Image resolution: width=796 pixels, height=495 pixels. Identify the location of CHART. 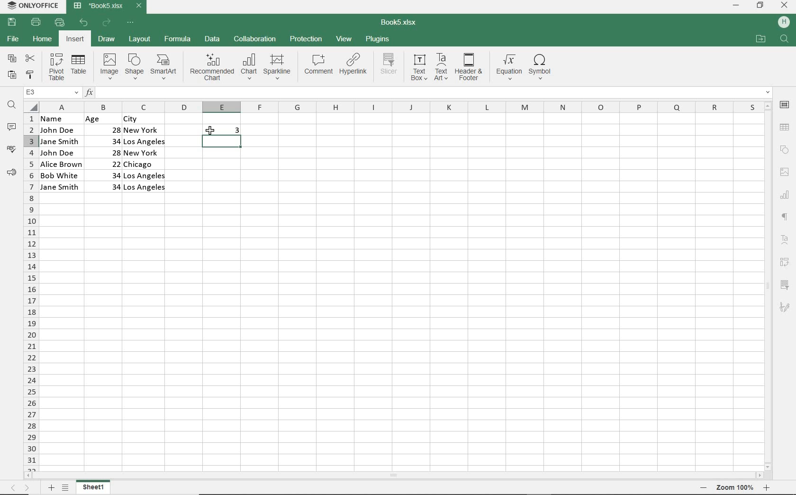
(248, 68).